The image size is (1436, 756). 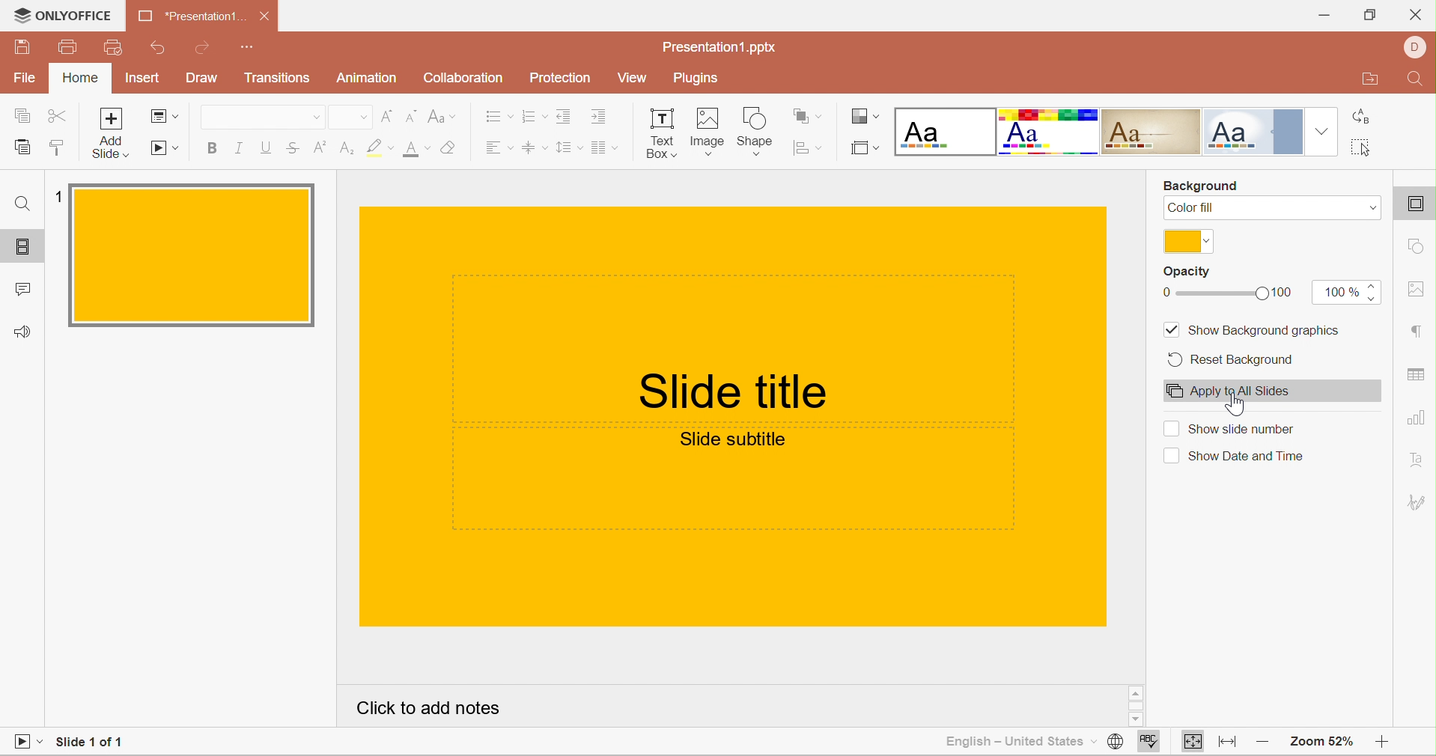 I want to click on Scroll Down, so click(x=1381, y=722).